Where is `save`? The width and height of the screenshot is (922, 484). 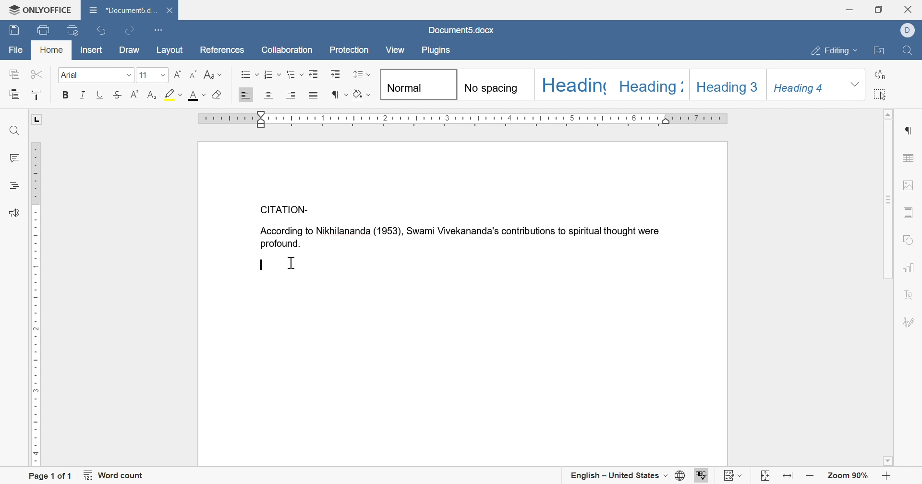
save is located at coordinates (14, 32).